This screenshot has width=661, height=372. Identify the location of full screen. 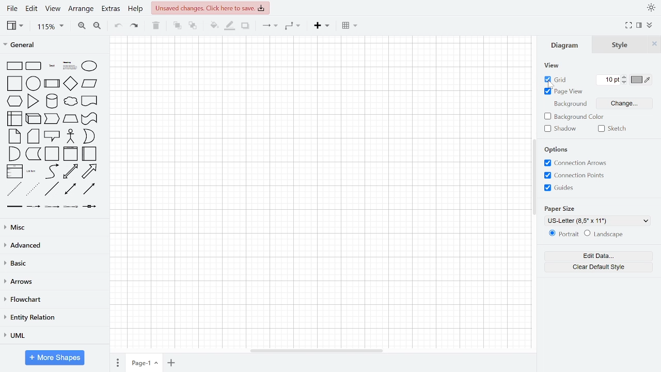
(629, 26).